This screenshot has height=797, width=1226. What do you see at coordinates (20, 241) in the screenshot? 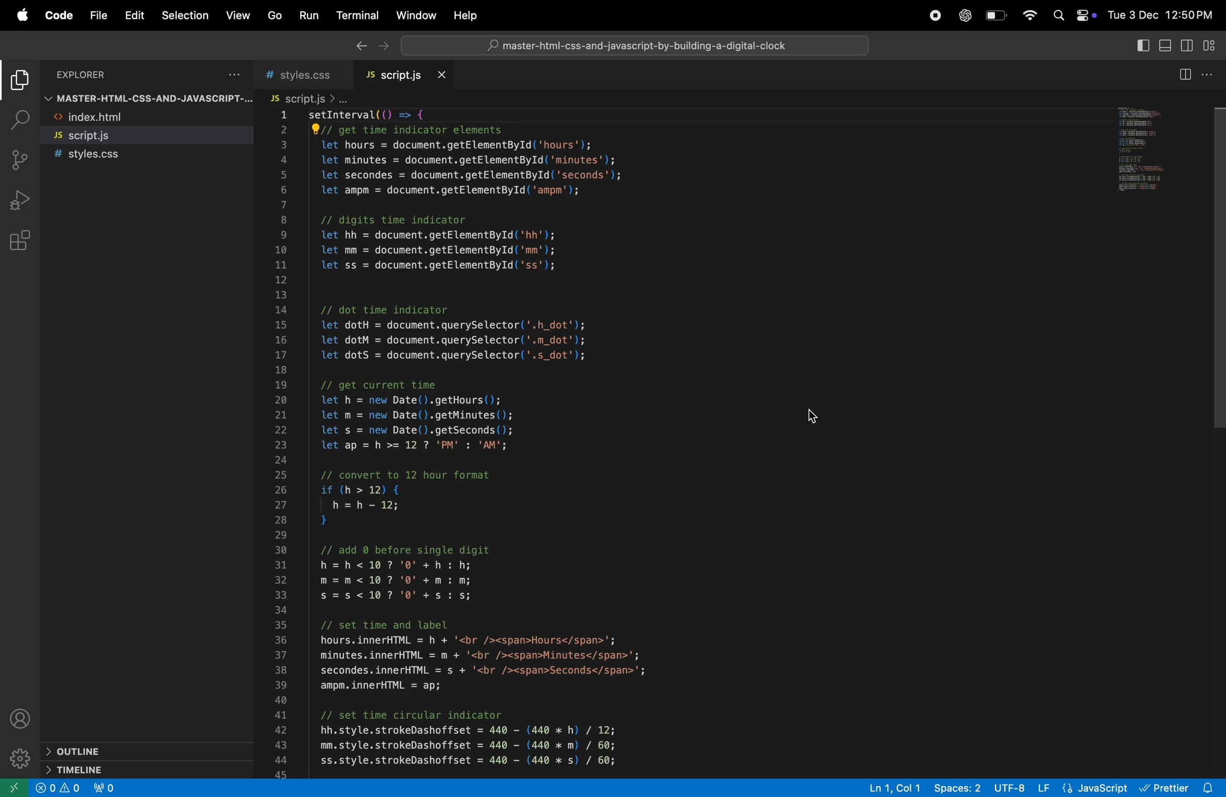
I see `extensions` at bounding box center [20, 241].